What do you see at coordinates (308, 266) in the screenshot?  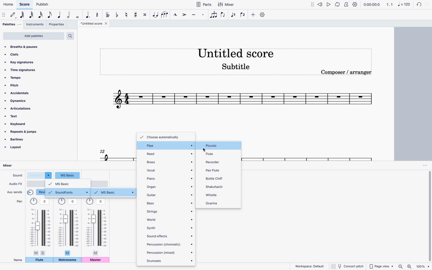 I see `workspace` at bounding box center [308, 266].